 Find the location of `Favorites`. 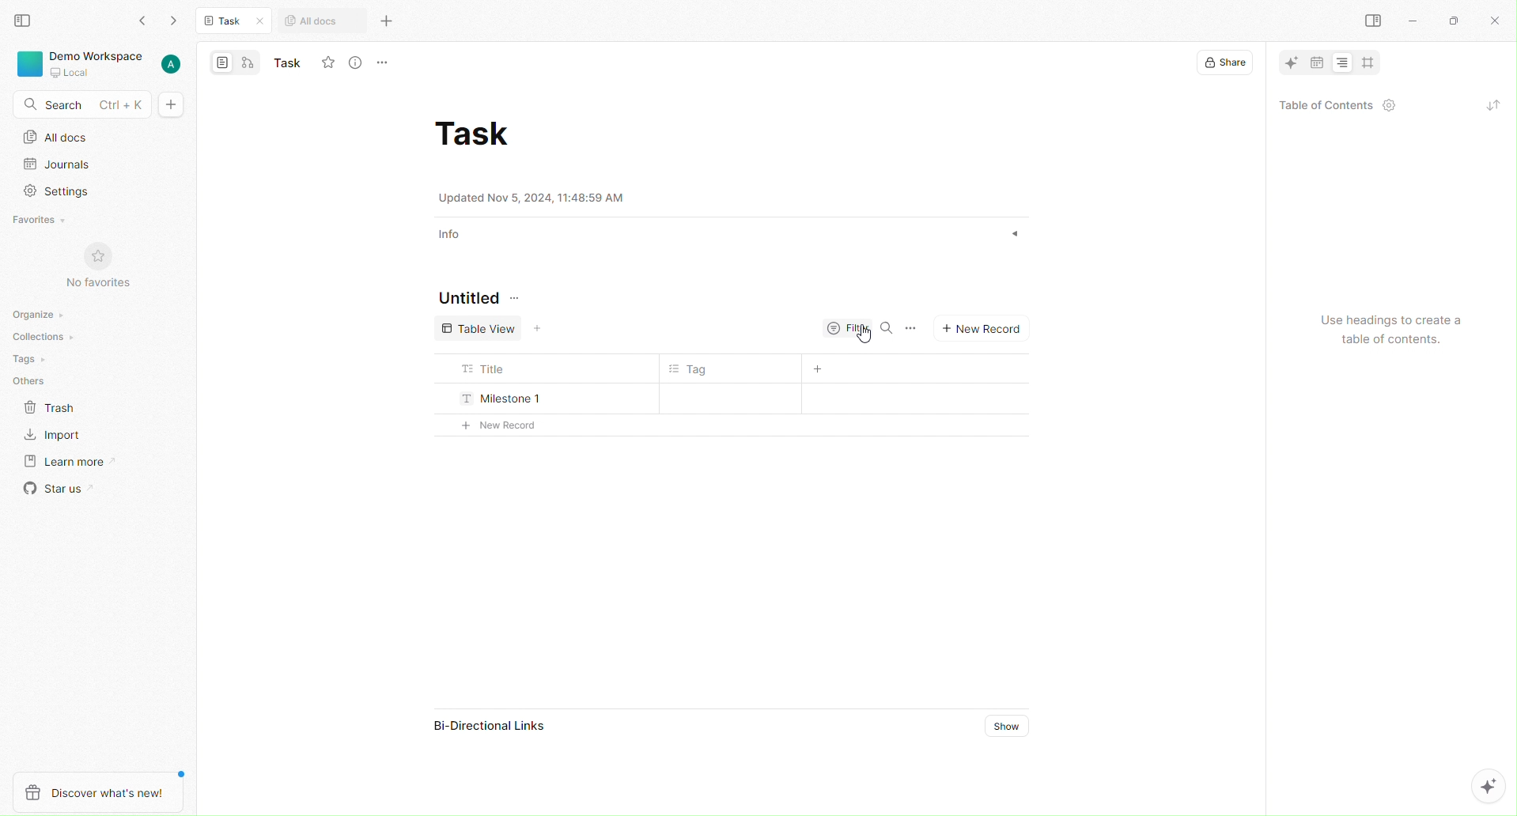

Favorites is located at coordinates (44, 220).